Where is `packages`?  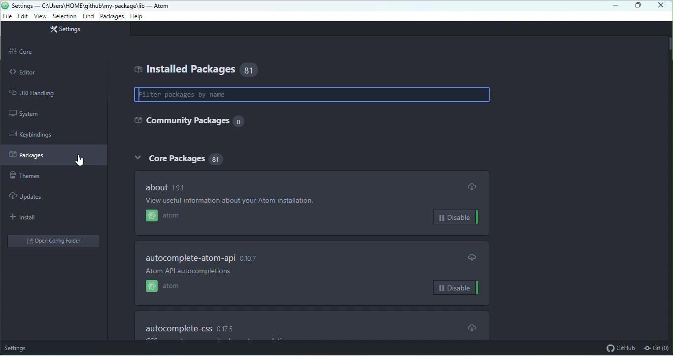 packages is located at coordinates (111, 16).